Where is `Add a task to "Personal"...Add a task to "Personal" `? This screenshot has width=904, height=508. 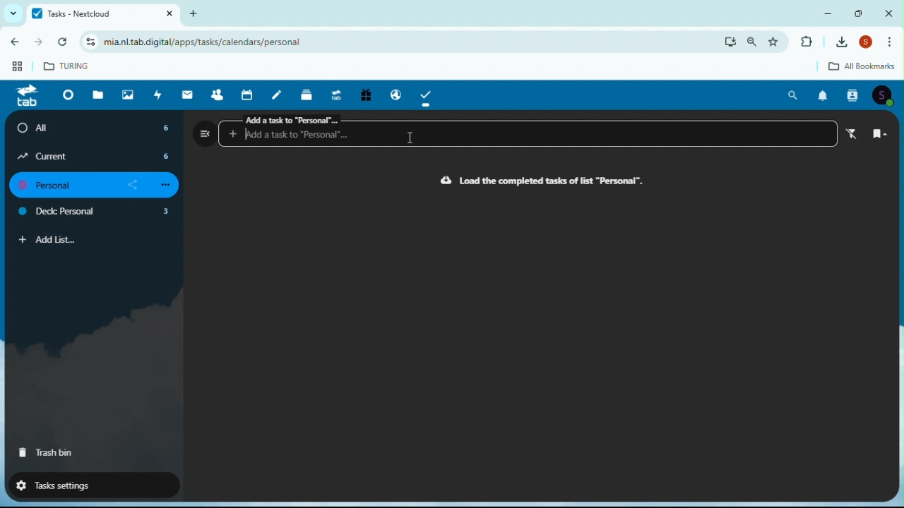 Add a task to "Personal"...Add a task to "Personal"  is located at coordinates (530, 130).